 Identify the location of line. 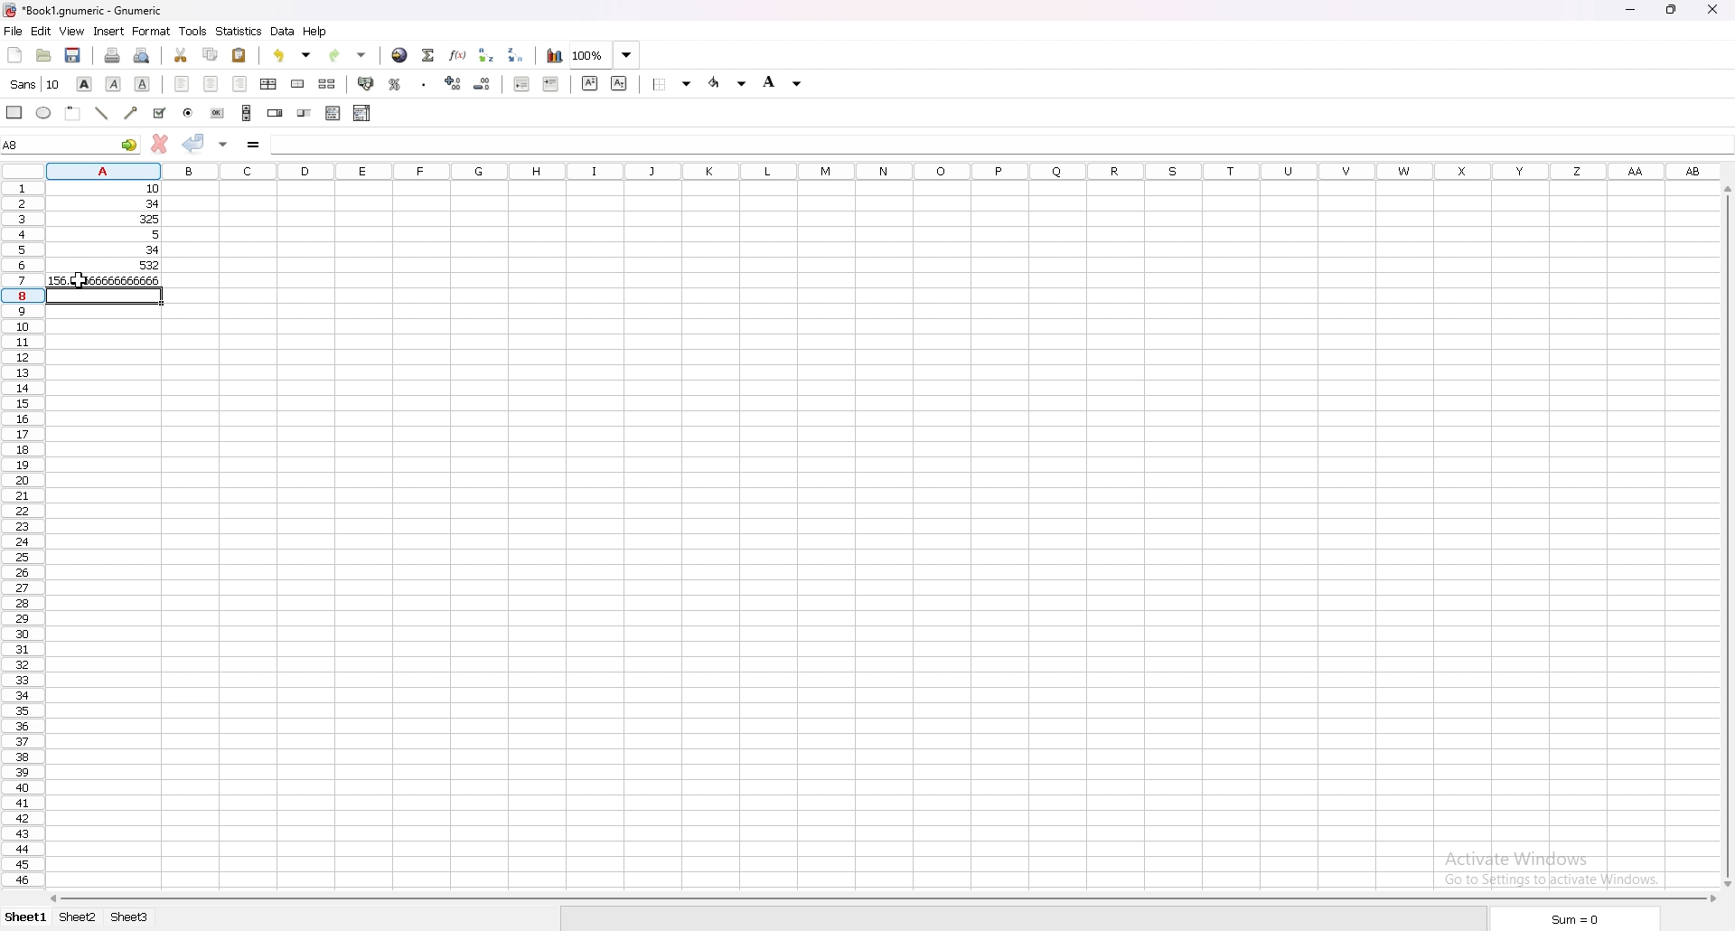
(99, 114).